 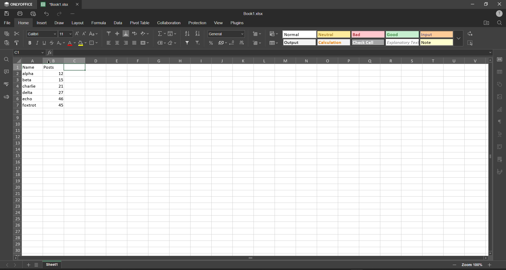 What do you see at coordinates (211, 43) in the screenshot?
I see `percent style` at bounding box center [211, 43].